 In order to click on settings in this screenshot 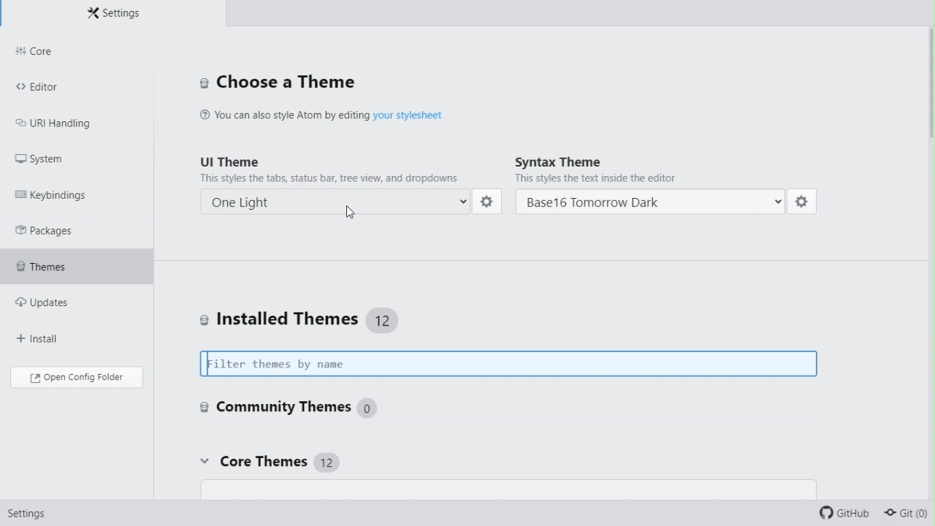, I will do `click(489, 202)`.